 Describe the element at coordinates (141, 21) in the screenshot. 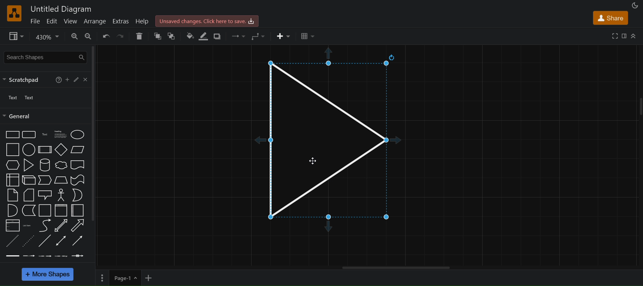

I see `help` at that location.